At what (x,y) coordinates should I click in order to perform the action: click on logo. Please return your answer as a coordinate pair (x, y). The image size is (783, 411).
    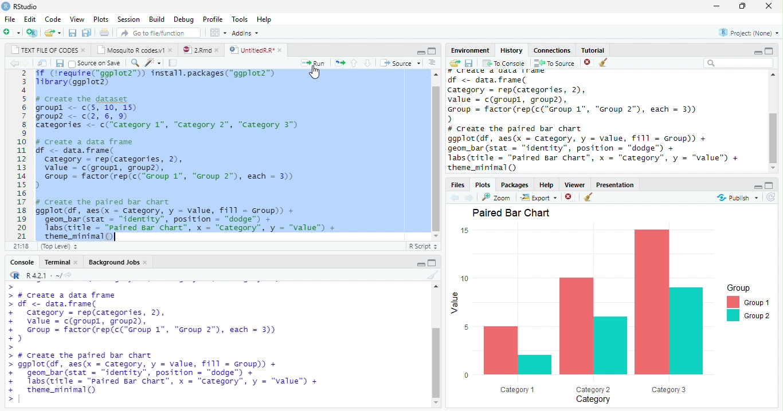
    Looking at the image, I should click on (15, 275).